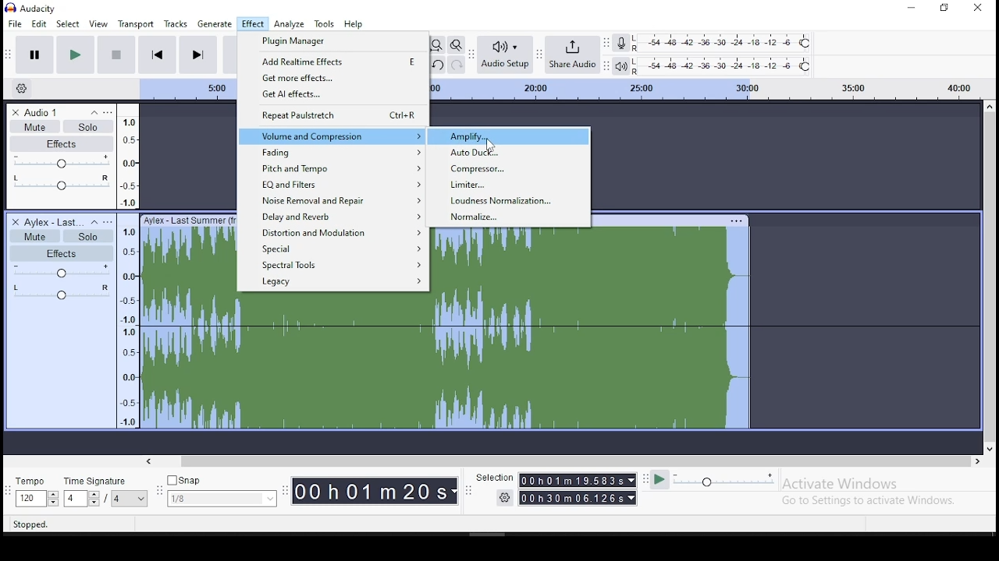 The image size is (999, 561). What do you see at coordinates (448, 364) in the screenshot?
I see `audio track` at bounding box center [448, 364].